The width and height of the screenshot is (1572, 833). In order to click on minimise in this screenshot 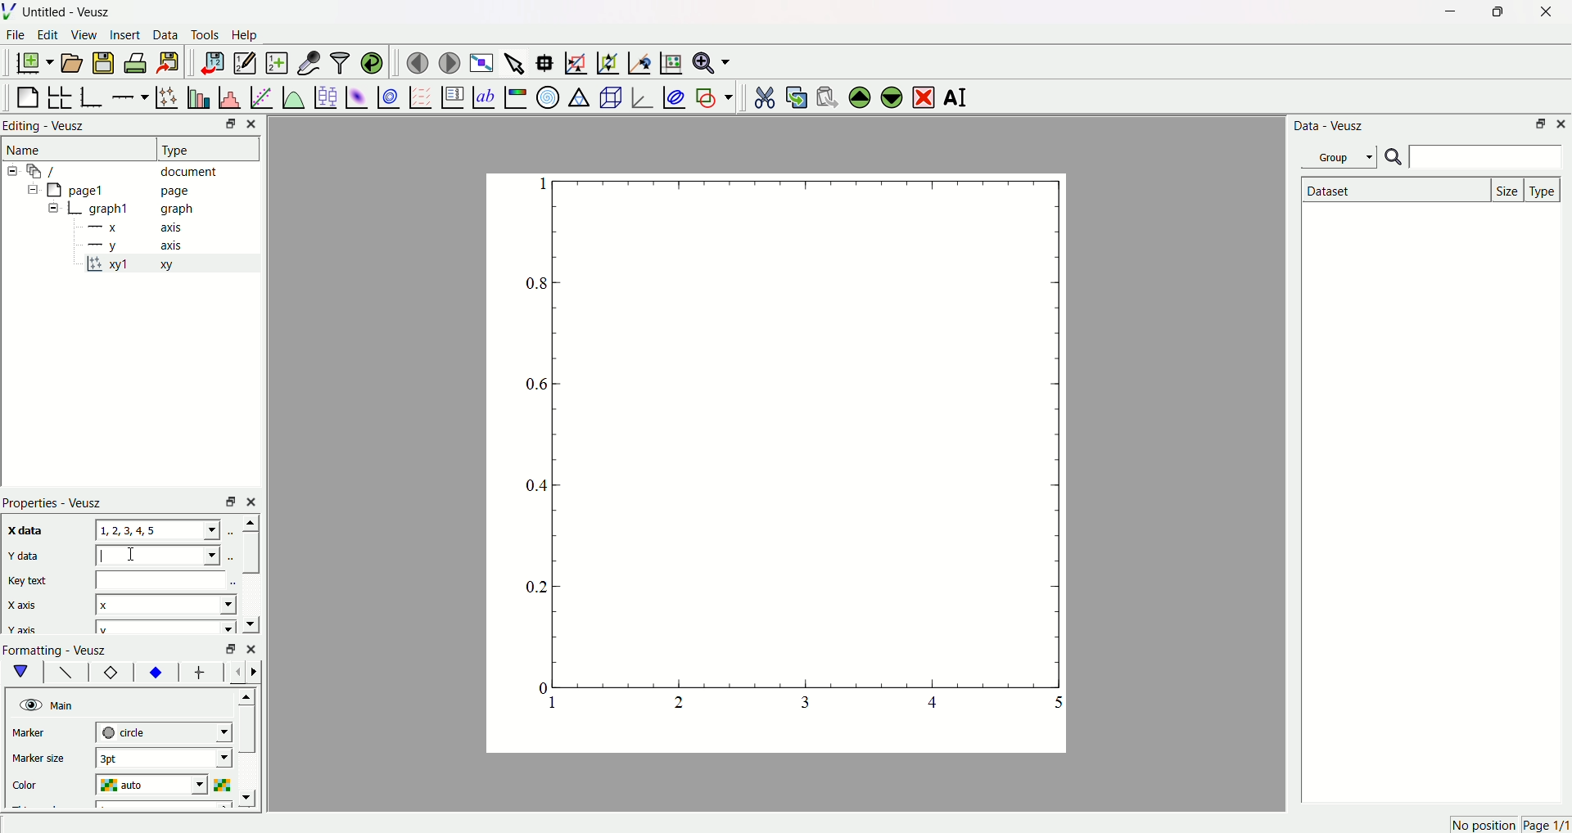, I will do `click(227, 649)`.